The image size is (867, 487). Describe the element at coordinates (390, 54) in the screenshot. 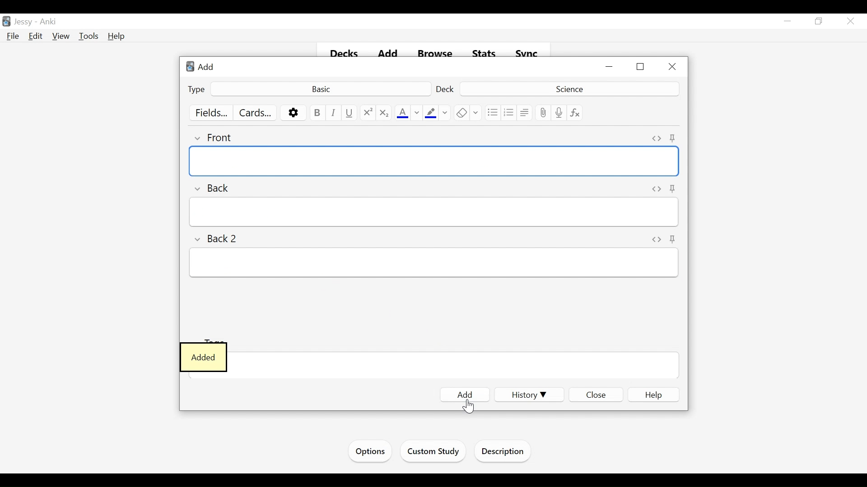

I see `Add` at that location.